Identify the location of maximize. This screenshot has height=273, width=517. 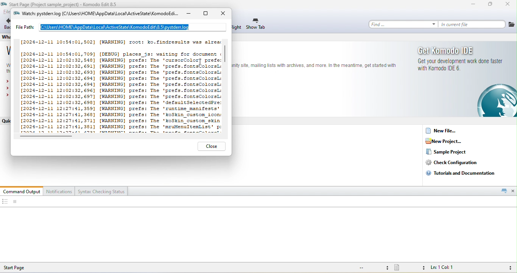
(206, 14).